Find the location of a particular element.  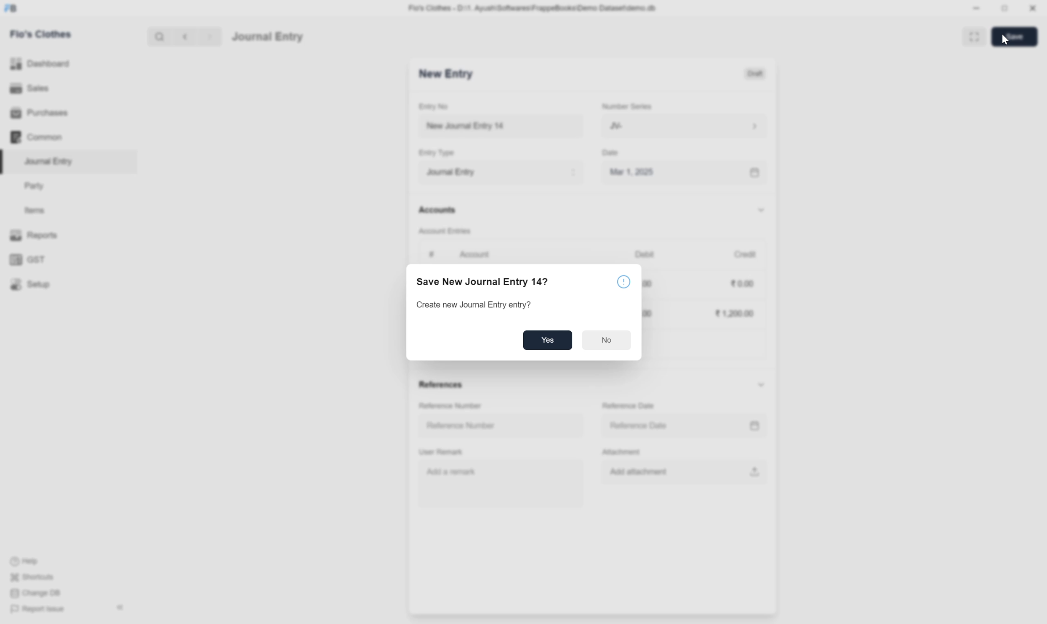

FB is located at coordinates (11, 8).